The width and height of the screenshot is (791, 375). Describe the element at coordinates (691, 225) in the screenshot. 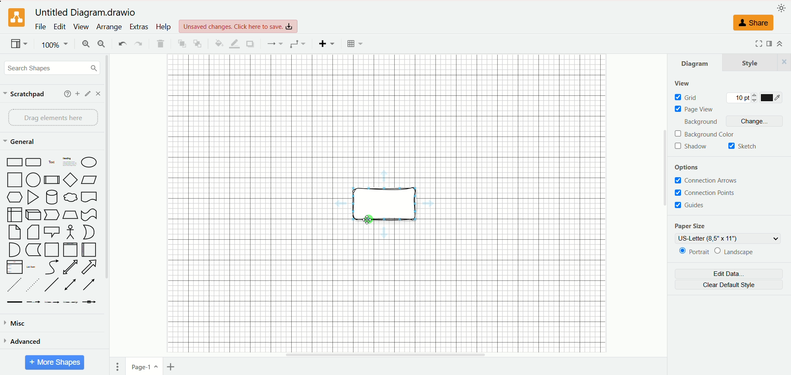

I see `paper size` at that location.